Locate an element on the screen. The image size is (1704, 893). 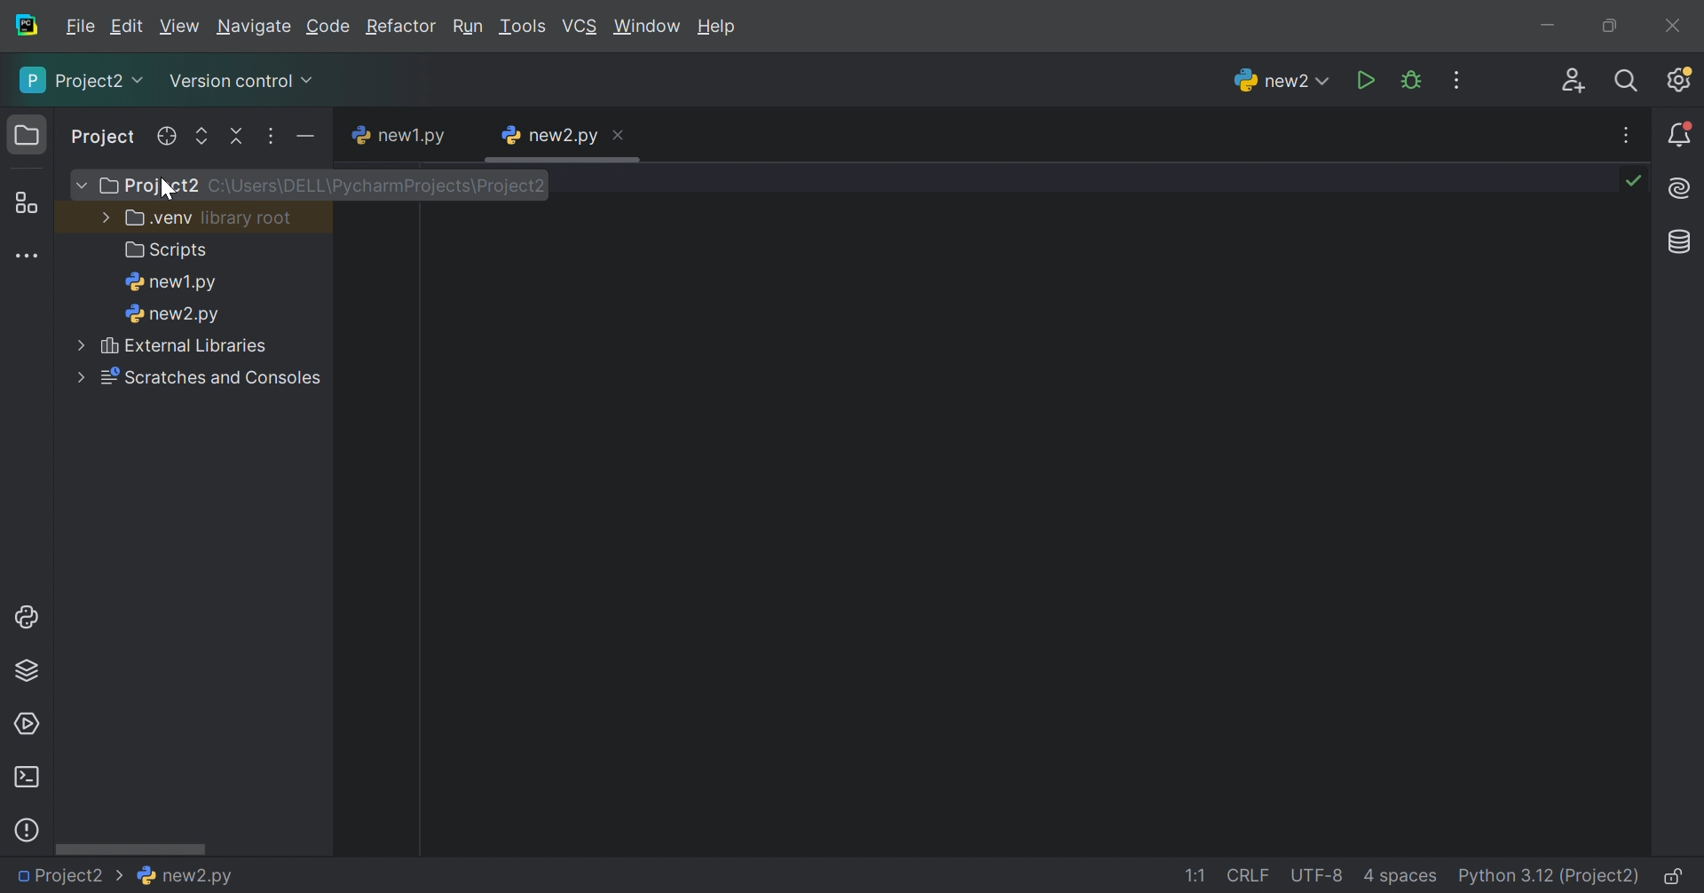
Debug is located at coordinates (1410, 80).